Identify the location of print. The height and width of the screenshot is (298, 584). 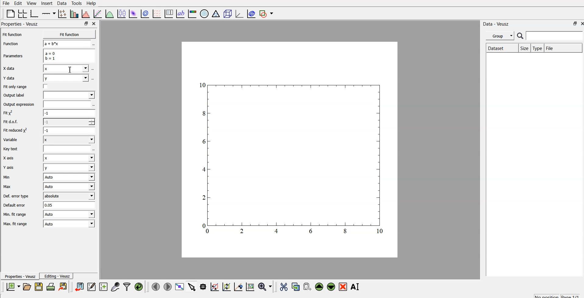
(51, 287).